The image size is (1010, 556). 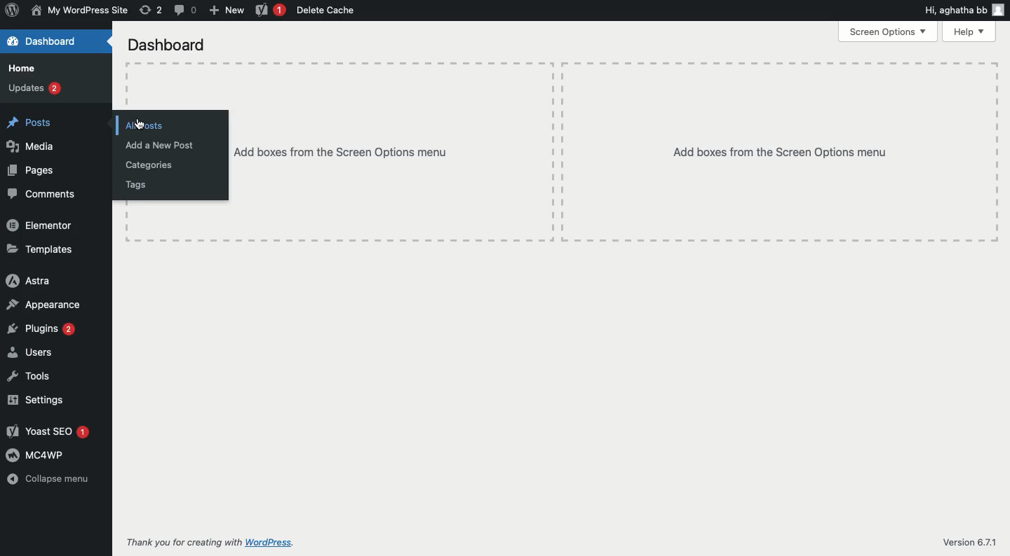 What do you see at coordinates (962, 11) in the screenshot?
I see `Hi user` at bounding box center [962, 11].